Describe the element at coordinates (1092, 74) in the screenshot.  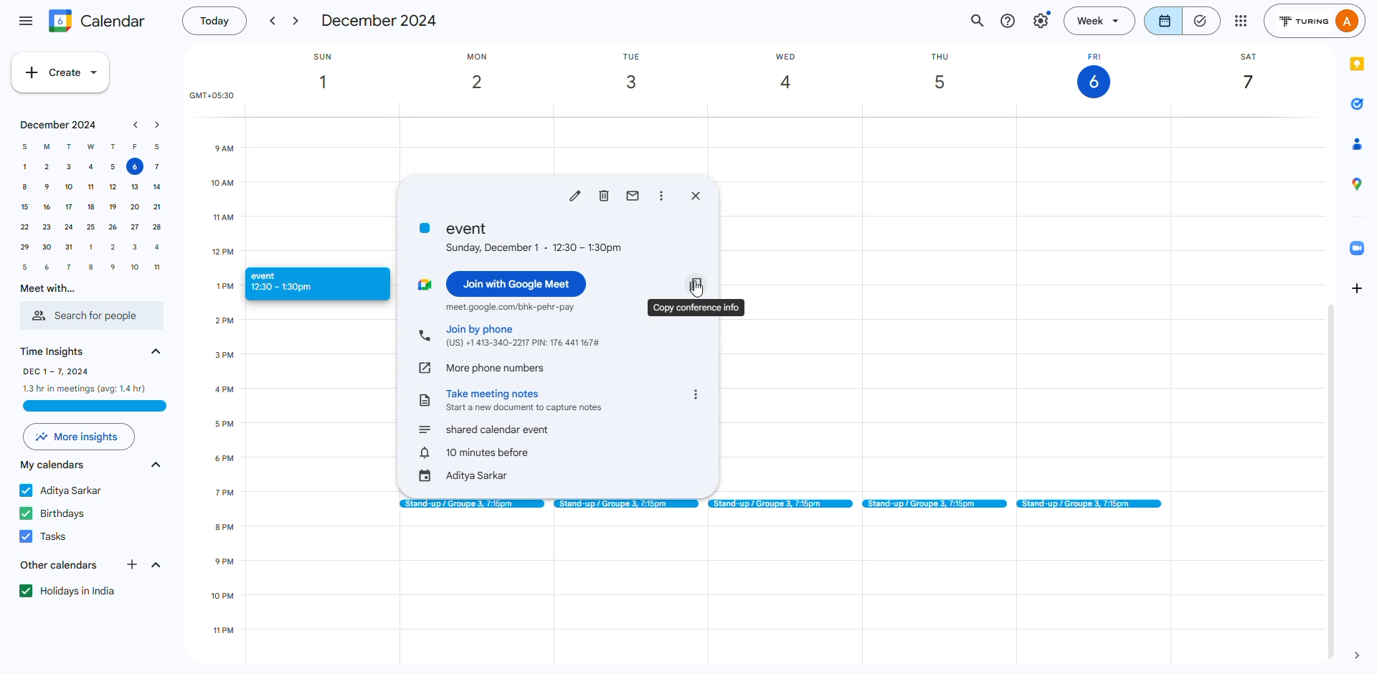
I see `fri 6` at that location.